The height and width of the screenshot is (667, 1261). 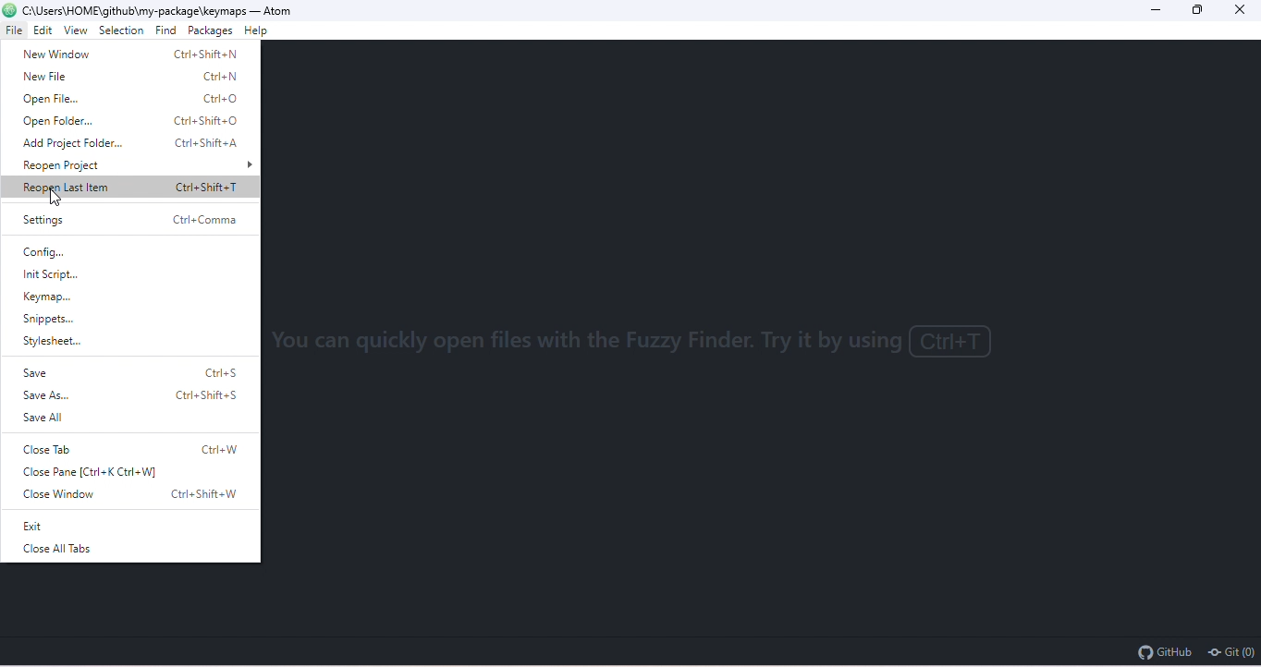 What do you see at coordinates (136, 164) in the screenshot?
I see `reopen project` at bounding box center [136, 164].